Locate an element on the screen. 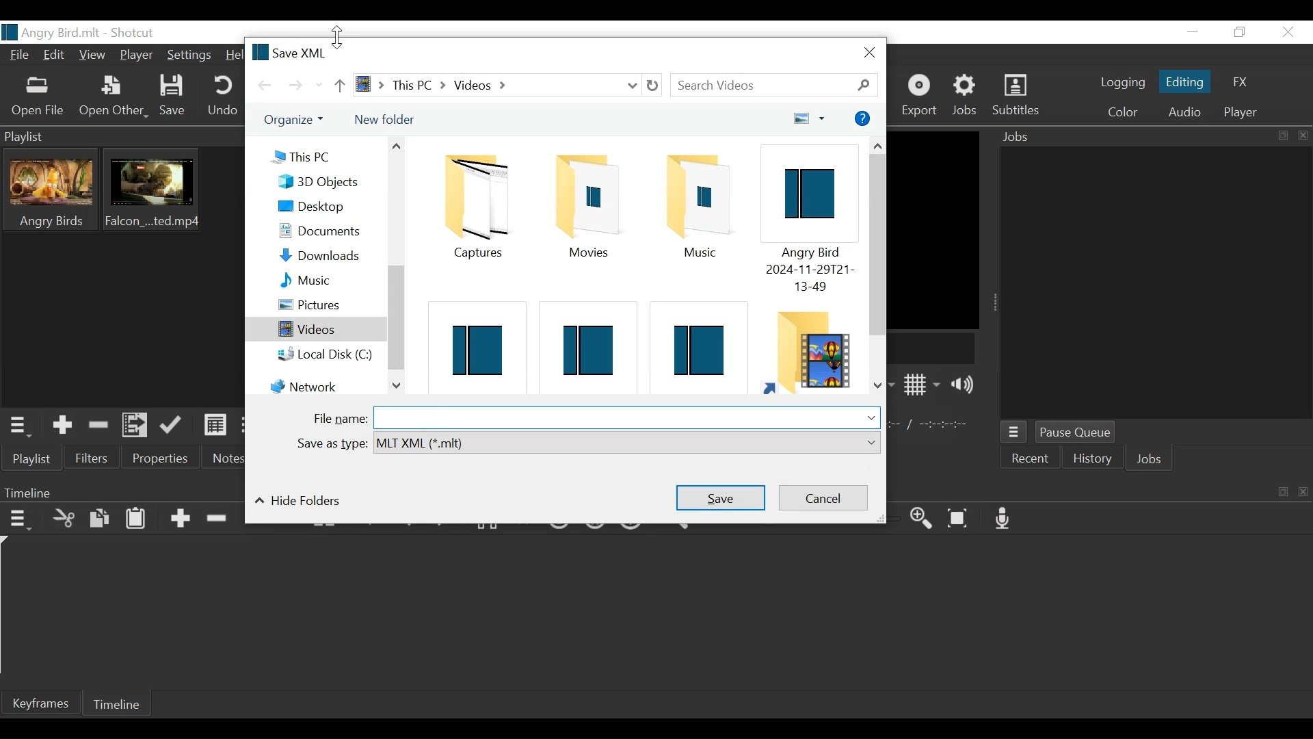 The height and width of the screenshot is (739, 1313). Color is located at coordinates (1122, 112).